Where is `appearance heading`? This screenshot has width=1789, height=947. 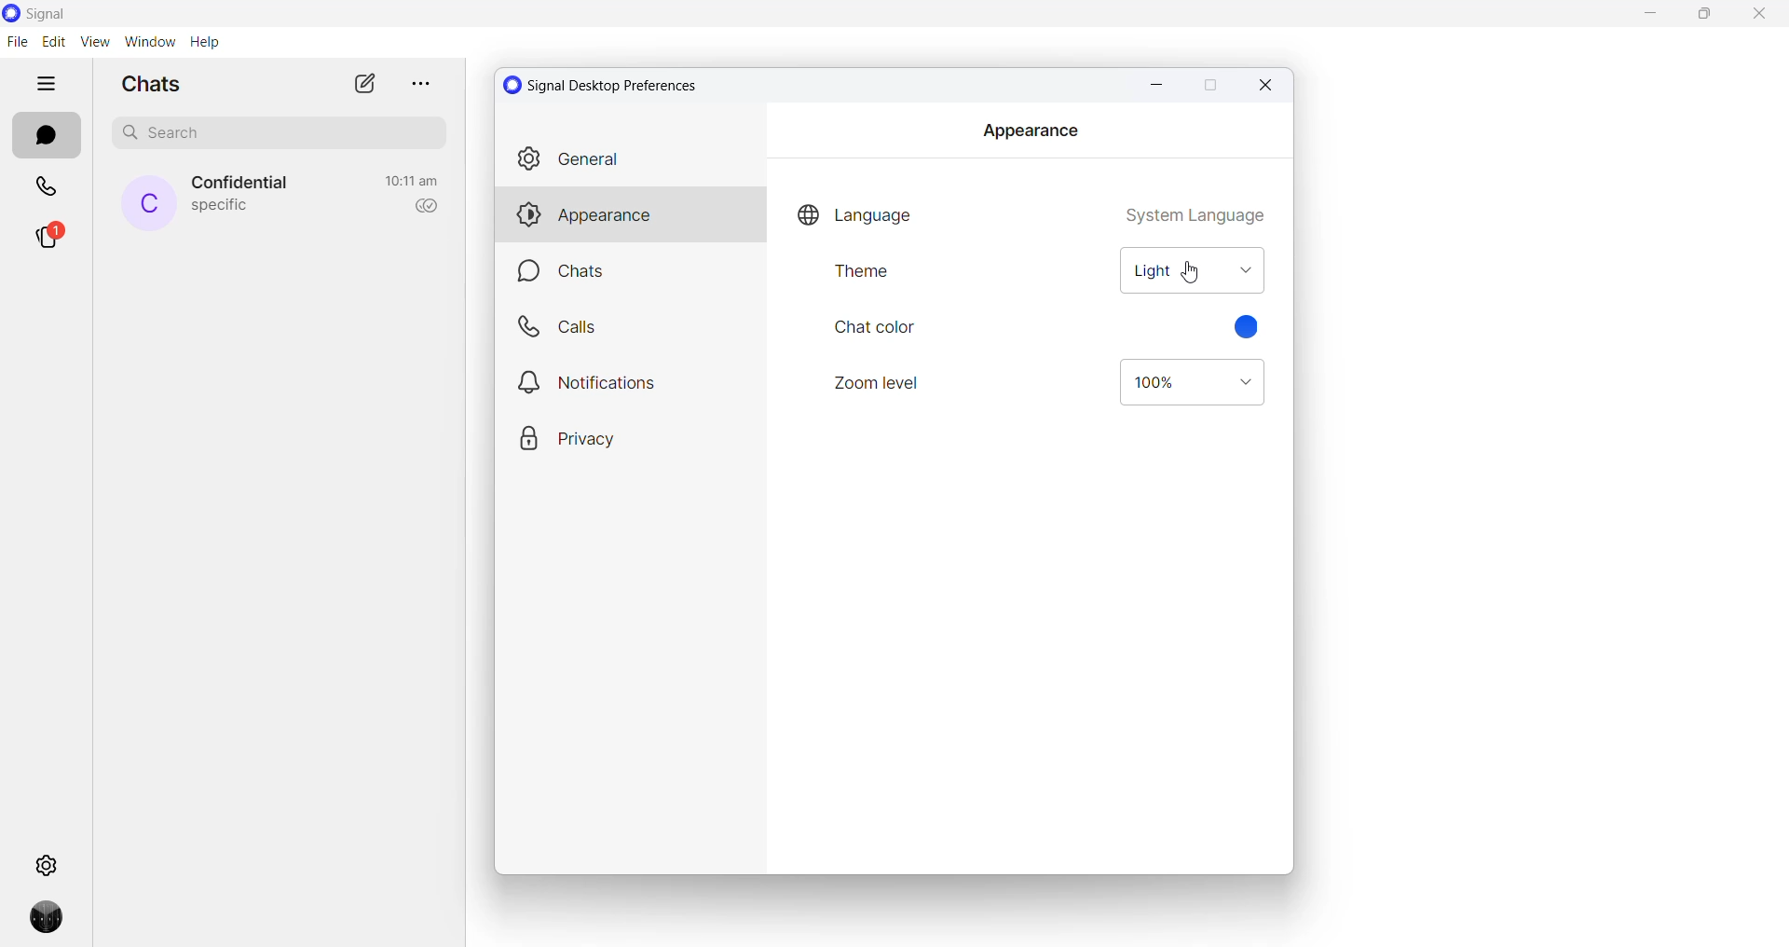
appearance heading is located at coordinates (1030, 130).